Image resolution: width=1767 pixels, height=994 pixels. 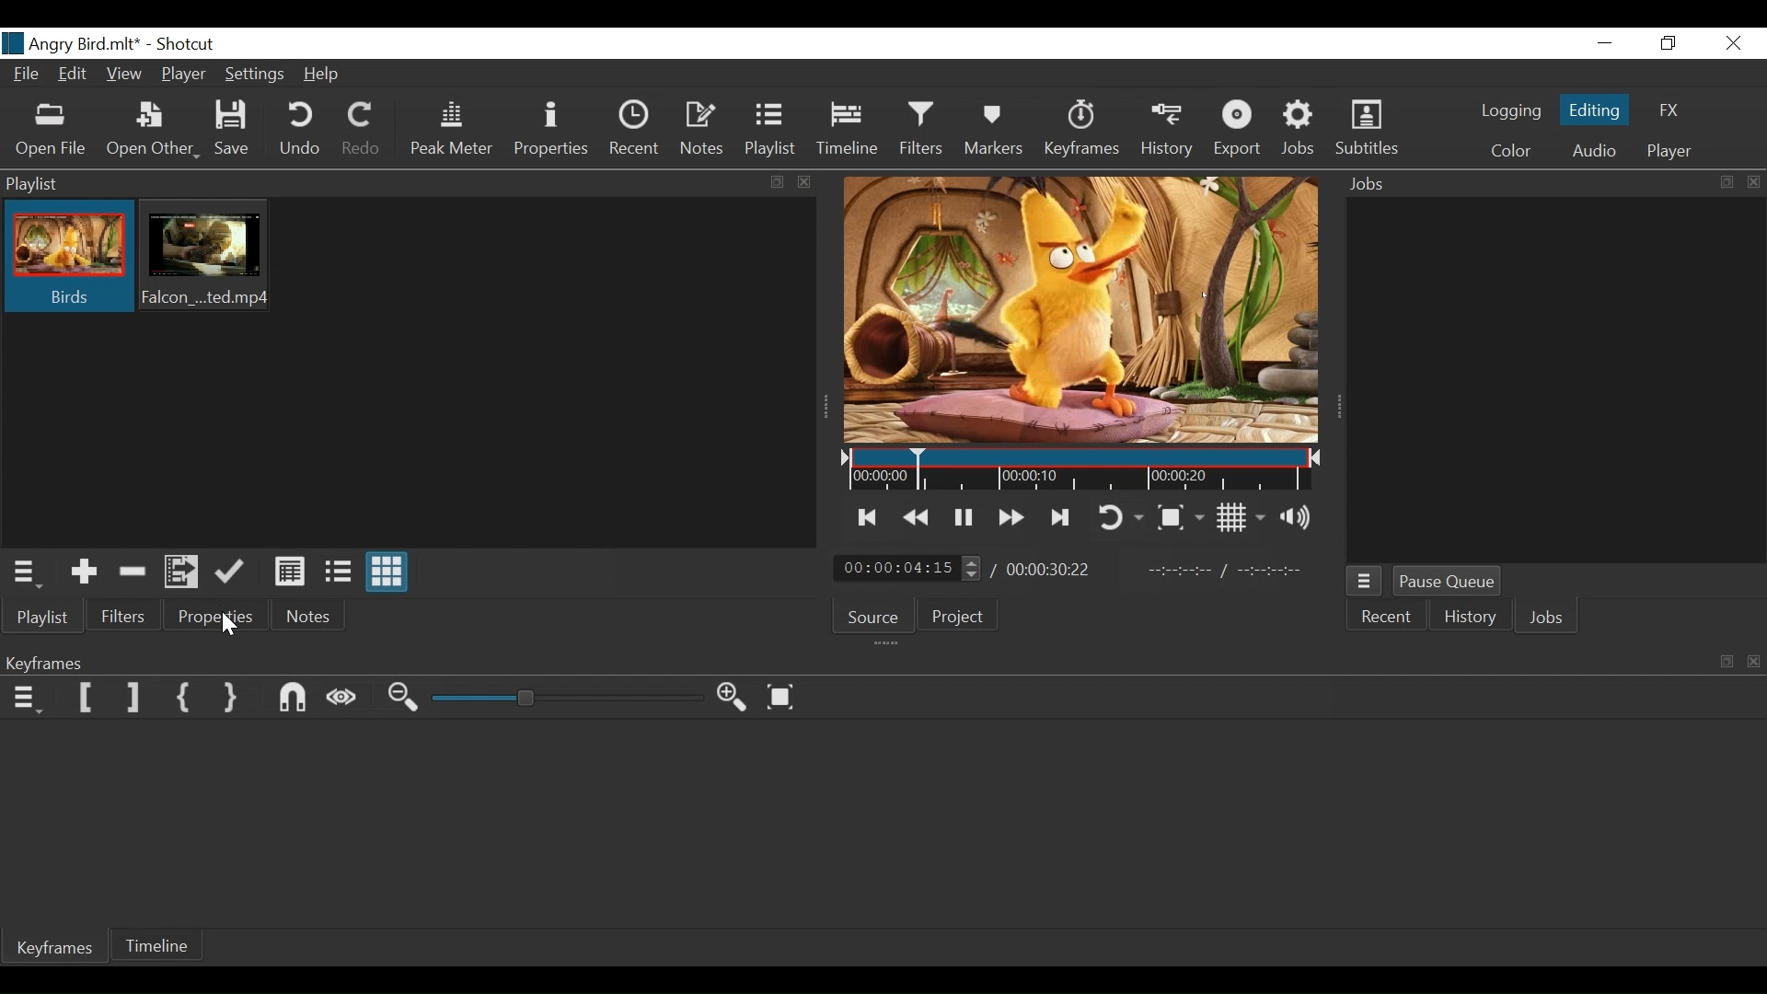 I want to click on Help, so click(x=324, y=75).